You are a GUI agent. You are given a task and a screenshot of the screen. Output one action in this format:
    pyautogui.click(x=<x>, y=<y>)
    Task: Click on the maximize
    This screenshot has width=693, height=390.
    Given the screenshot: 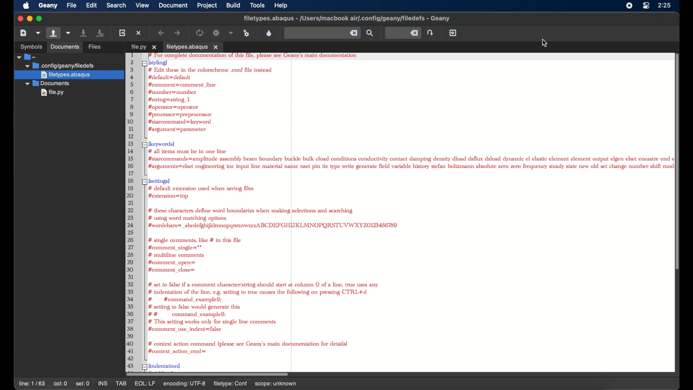 What is the action you would take?
    pyautogui.click(x=40, y=19)
    